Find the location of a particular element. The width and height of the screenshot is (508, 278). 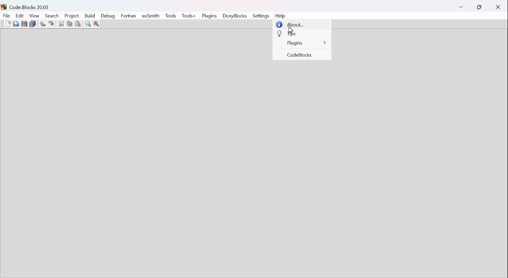

Settings is located at coordinates (262, 15).